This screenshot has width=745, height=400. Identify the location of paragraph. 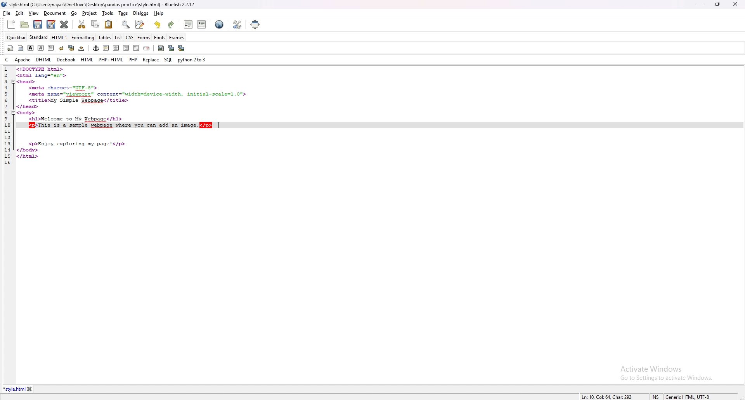
(51, 48).